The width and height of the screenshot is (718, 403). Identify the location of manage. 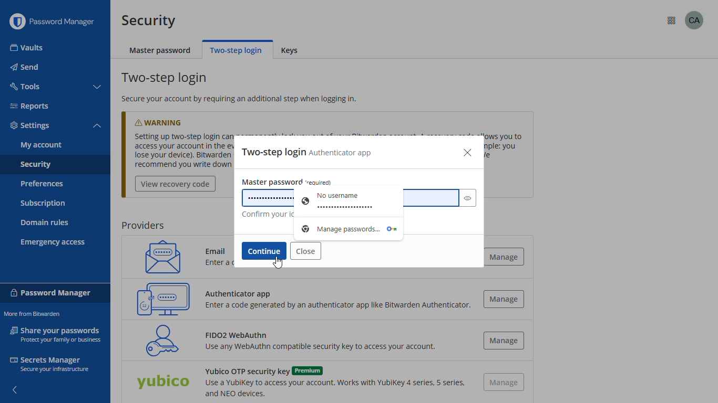
(506, 256).